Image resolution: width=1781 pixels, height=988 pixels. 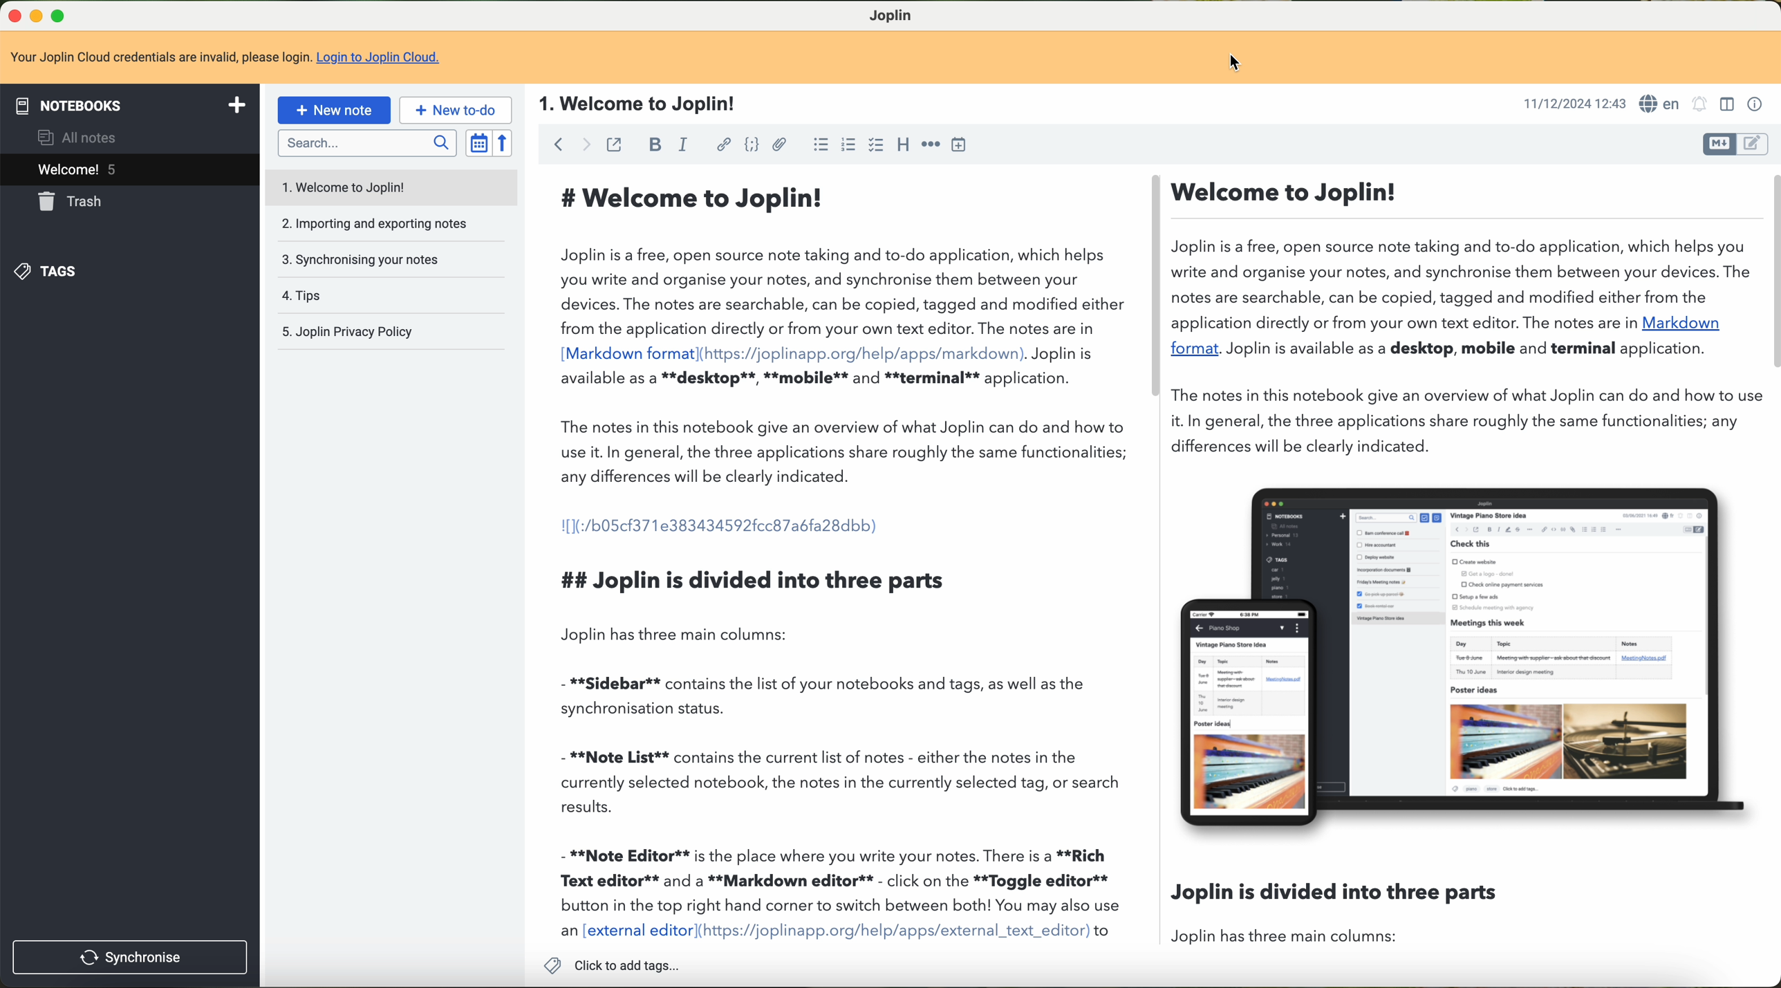 I want to click on all notes, so click(x=77, y=135).